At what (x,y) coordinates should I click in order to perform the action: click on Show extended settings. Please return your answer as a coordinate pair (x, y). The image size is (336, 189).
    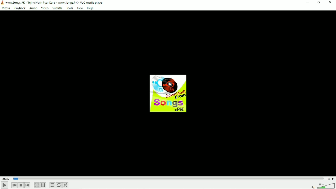
    Looking at the image, I should click on (43, 185).